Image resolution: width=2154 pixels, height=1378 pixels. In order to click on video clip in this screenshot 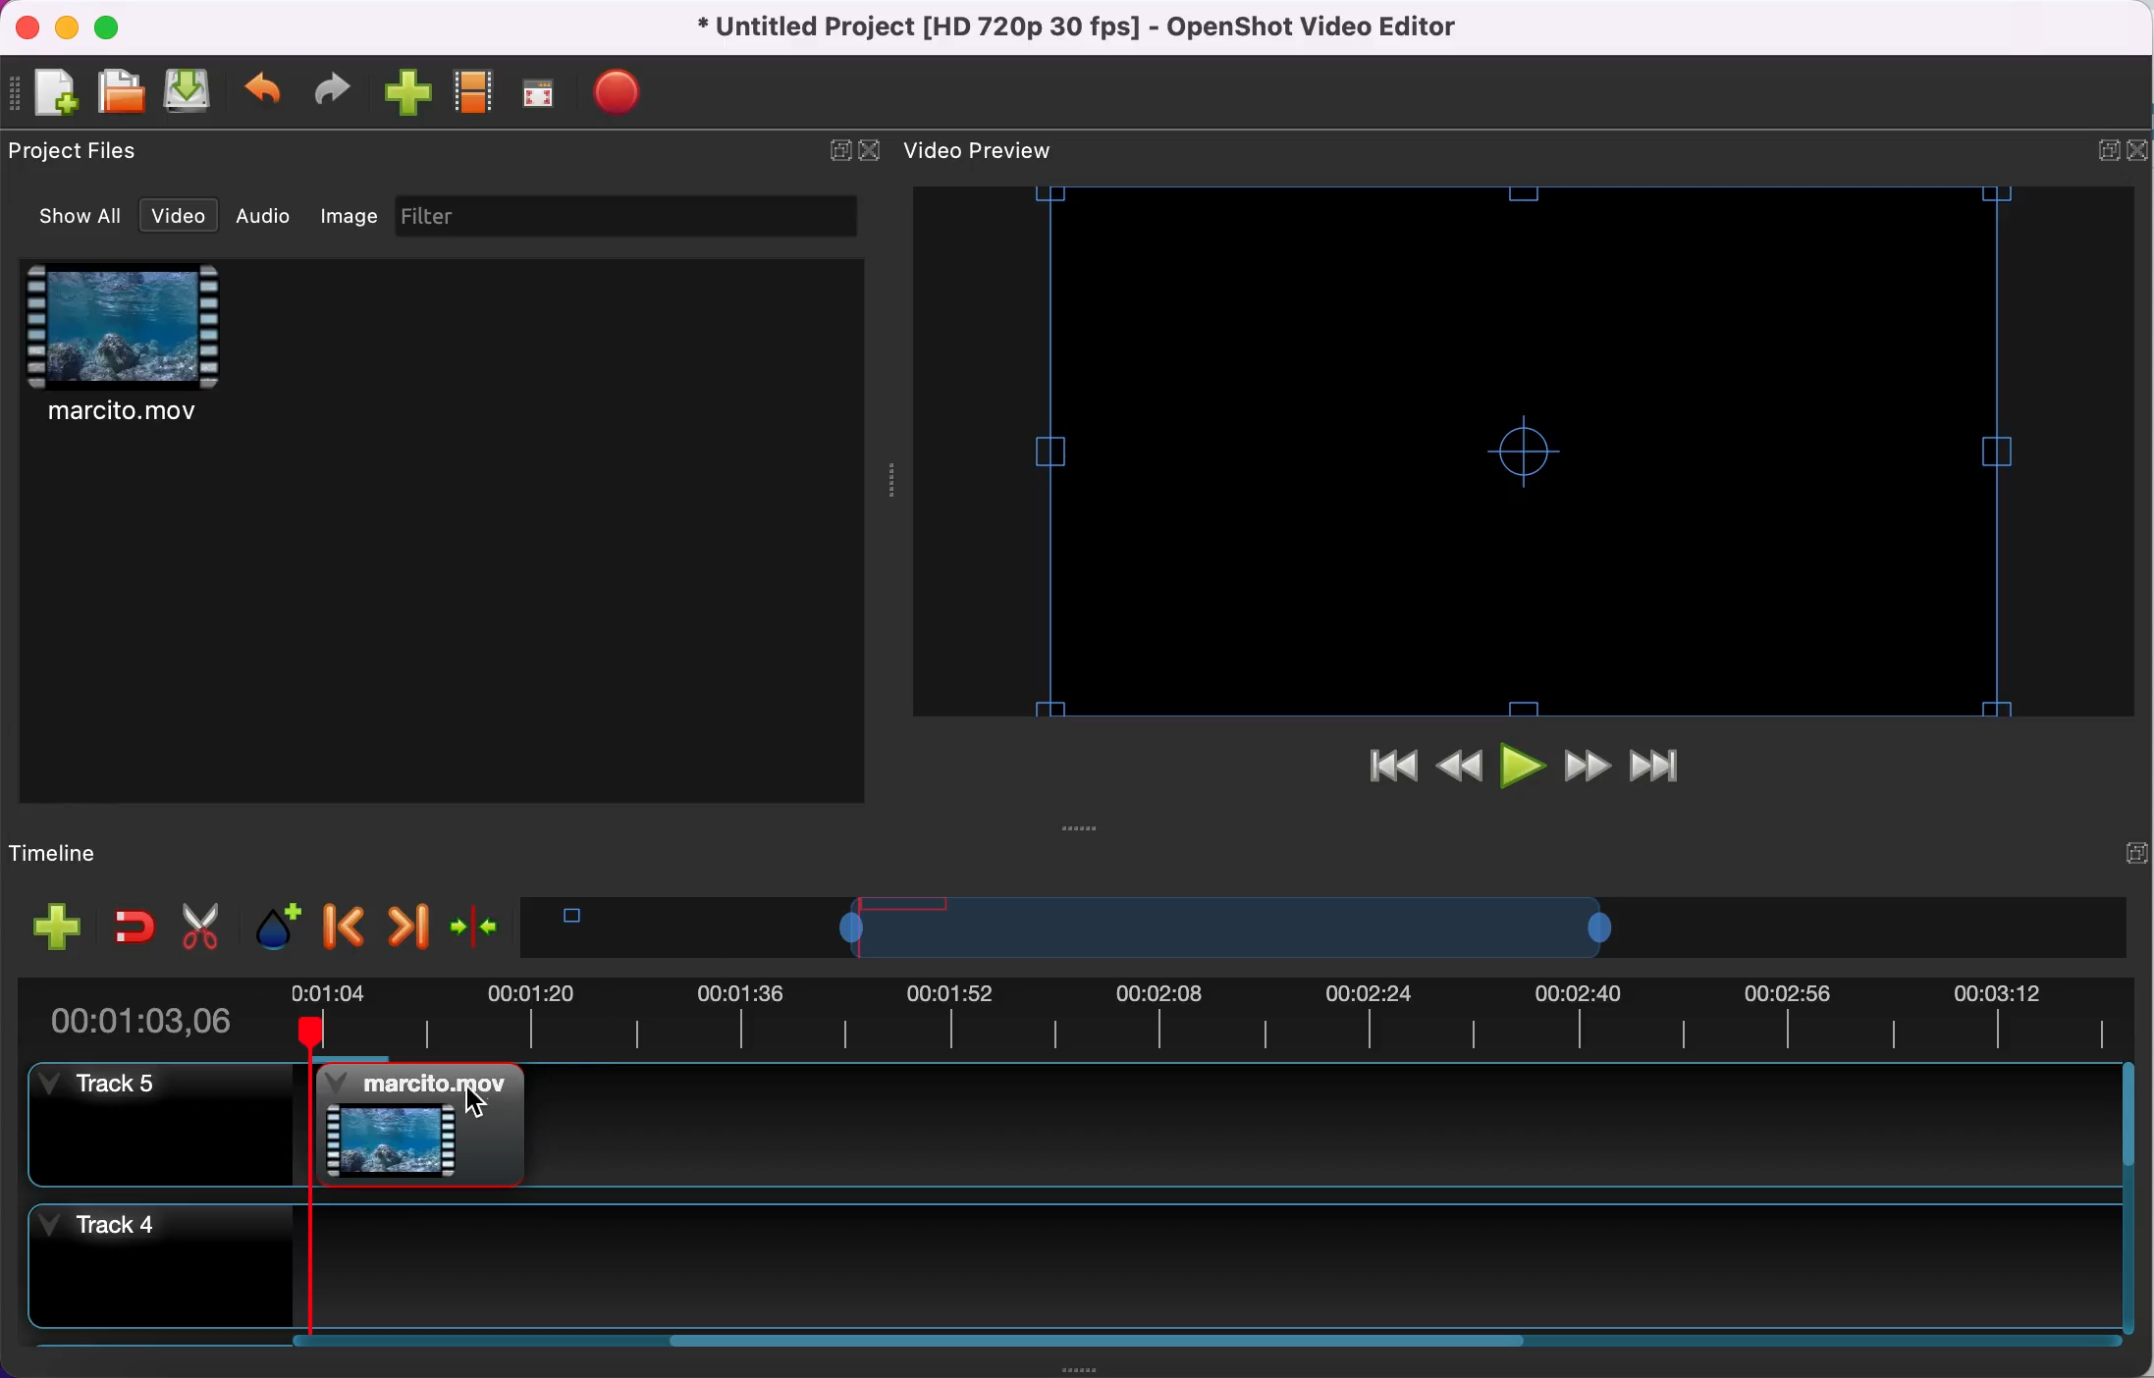, I will do `click(426, 1126)`.